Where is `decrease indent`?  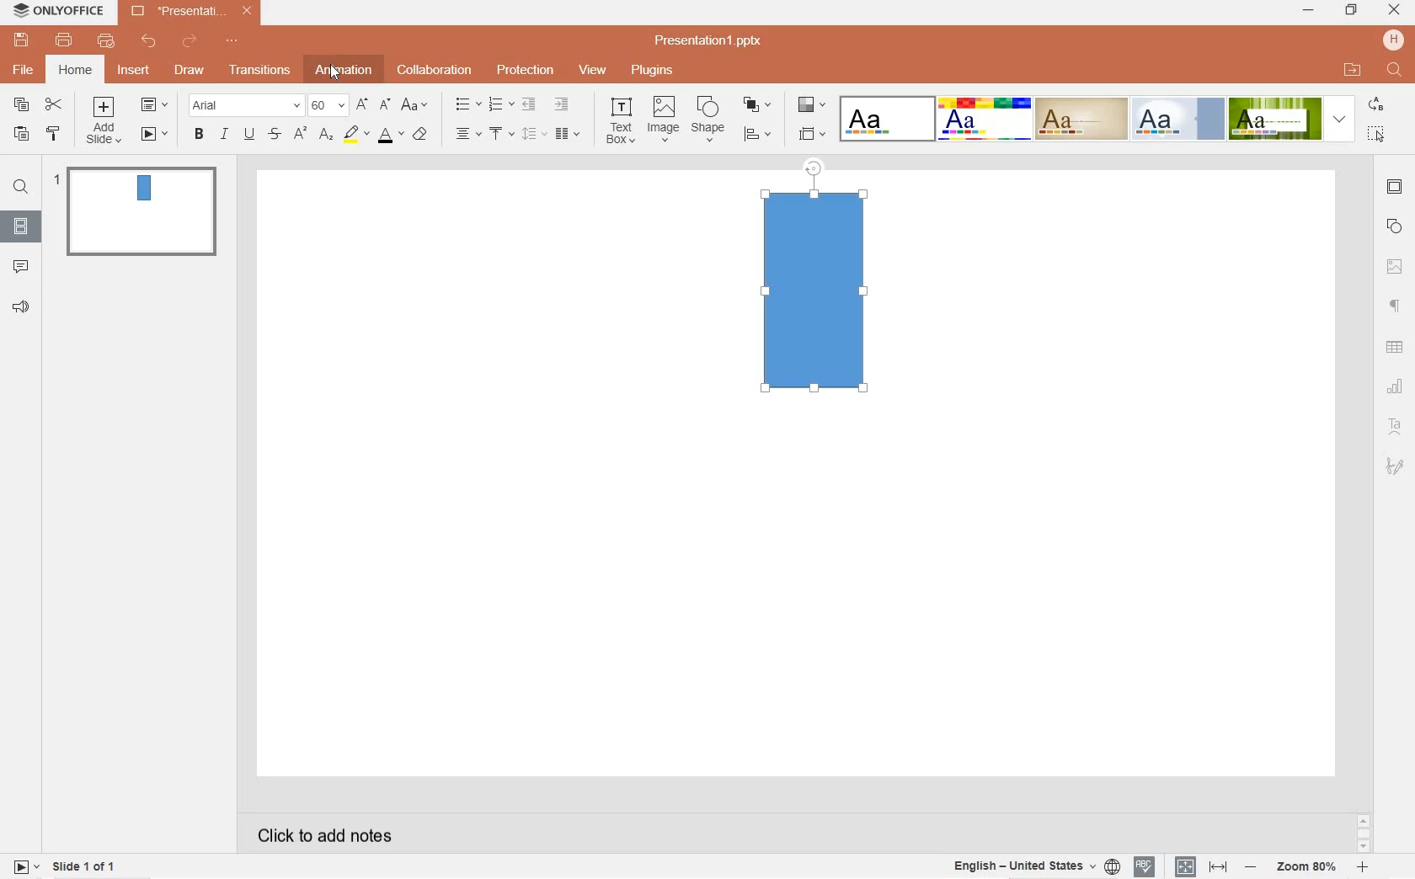
decrease indent is located at coordinates (527, 105).